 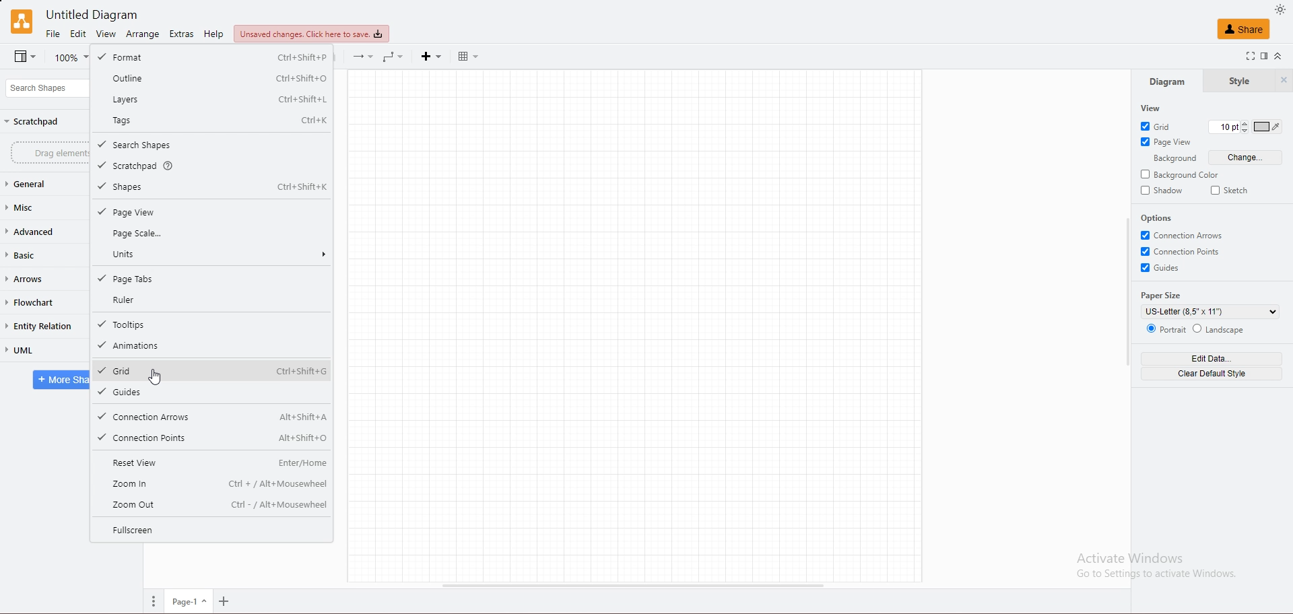 What do you see at coordinates (363, 57) in the screenshot?
I see `connection` at bounding box center [363, 57].